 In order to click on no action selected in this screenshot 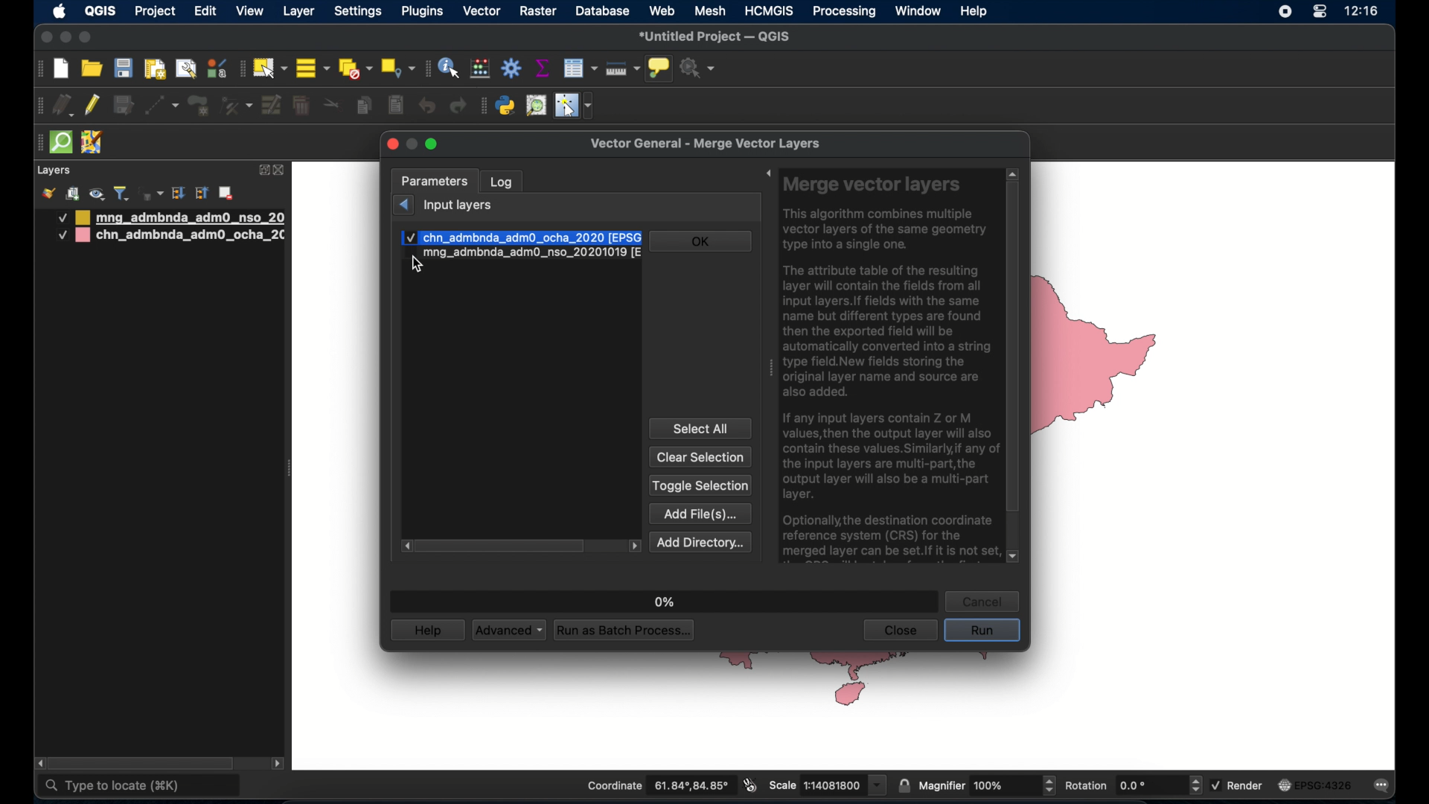, I will do `click(698, 68)`.